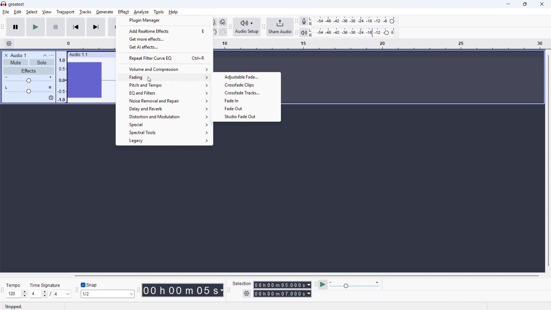 This screenshot has height=310, width=551. I want to click on , so click(13, 286).